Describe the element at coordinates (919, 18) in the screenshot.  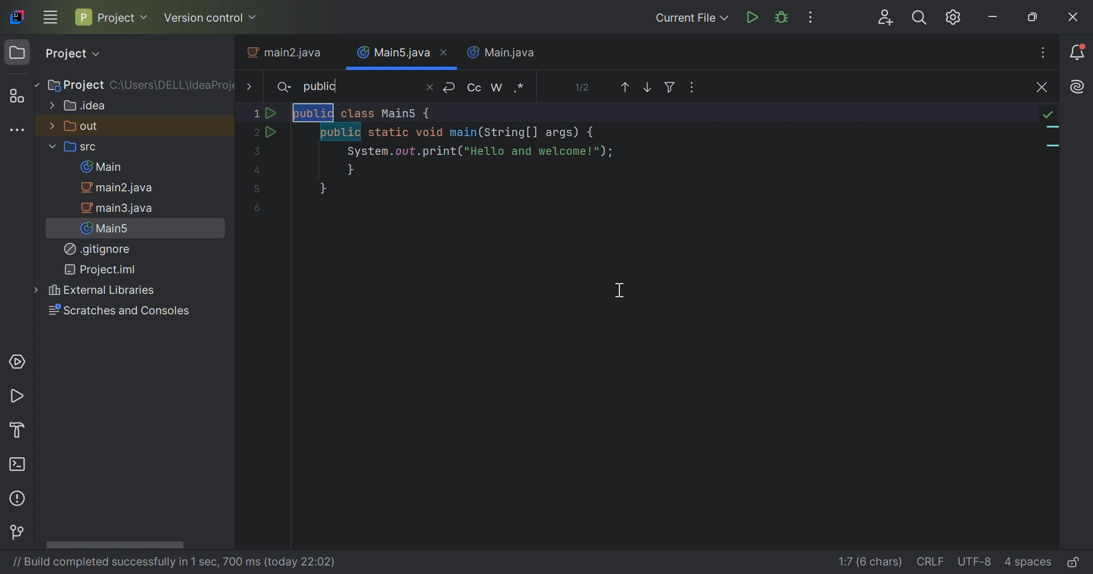
I see `Search Everywhere` at that location.